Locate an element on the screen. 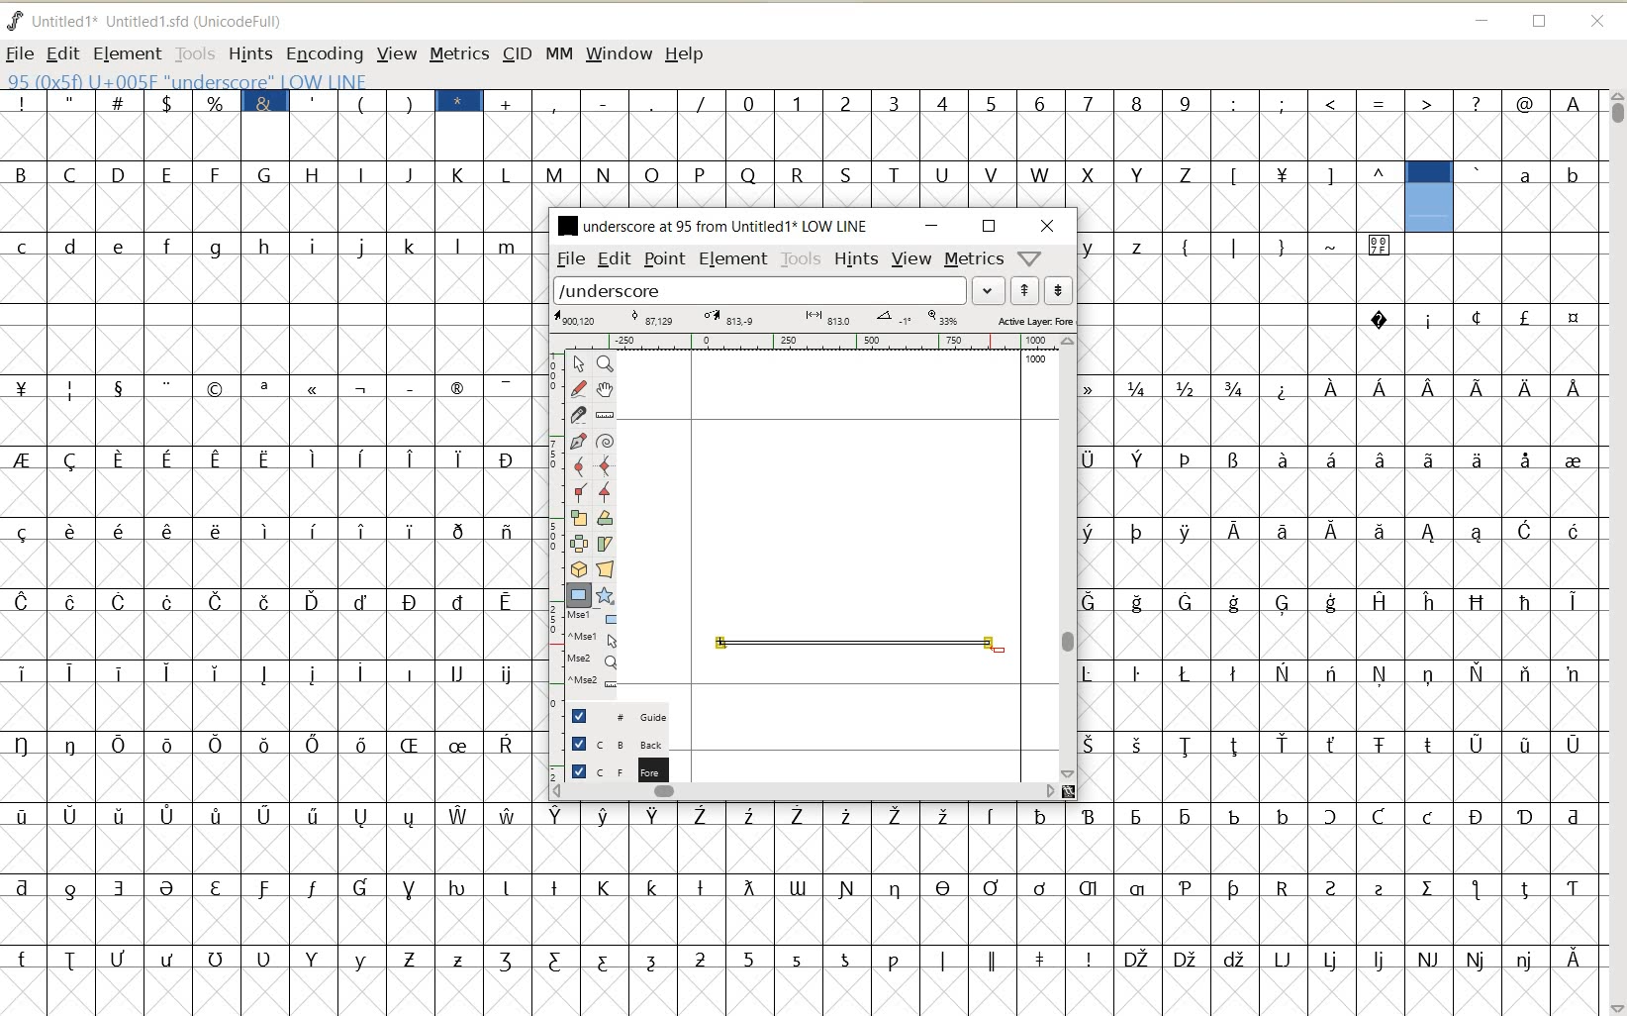 This screenshot has height=1016, width=1627. SCROLLBAR is located at coordinates (1615, 553).